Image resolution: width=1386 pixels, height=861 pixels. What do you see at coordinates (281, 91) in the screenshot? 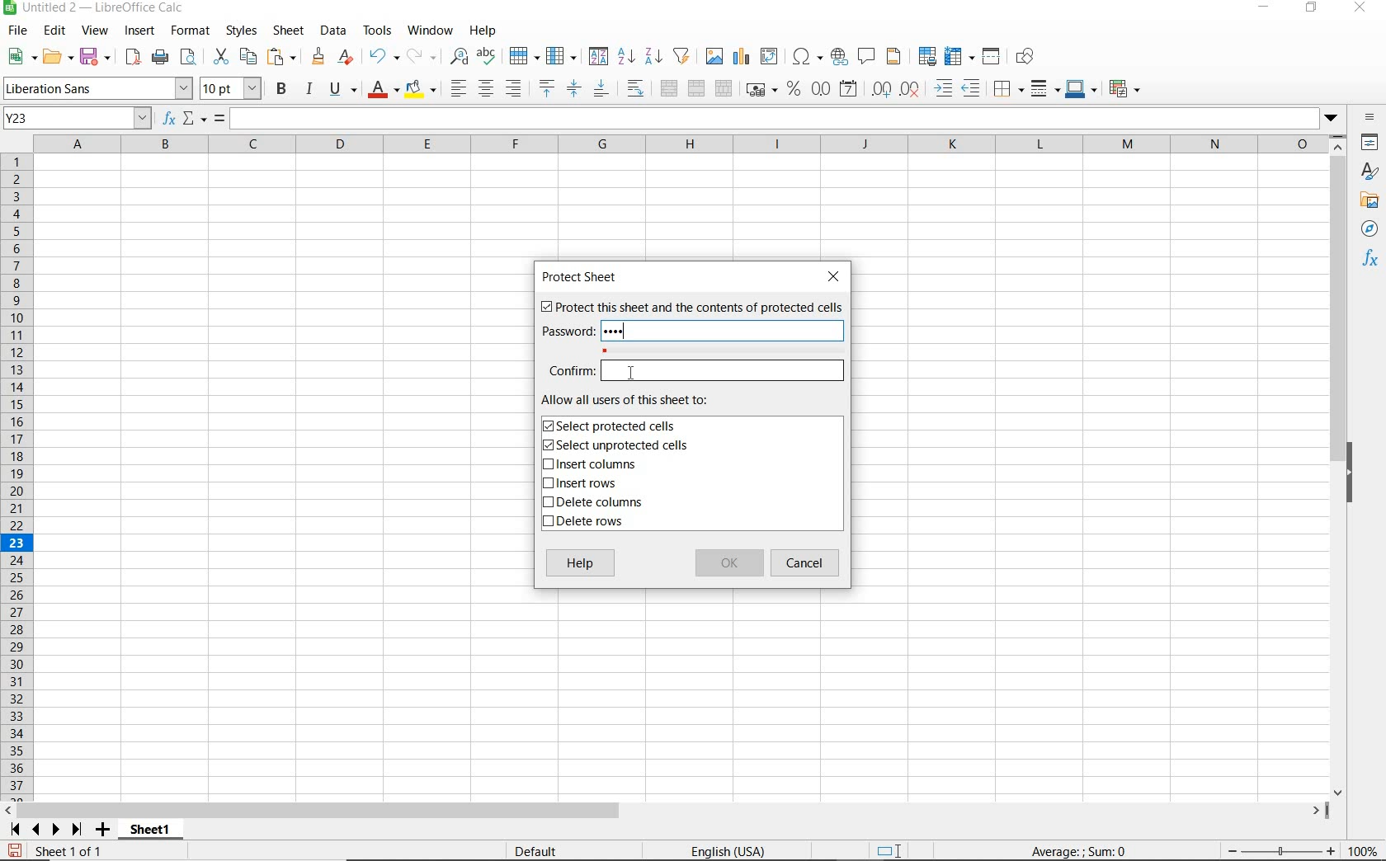
I see `BOLD` at bounding box center [281, 91].